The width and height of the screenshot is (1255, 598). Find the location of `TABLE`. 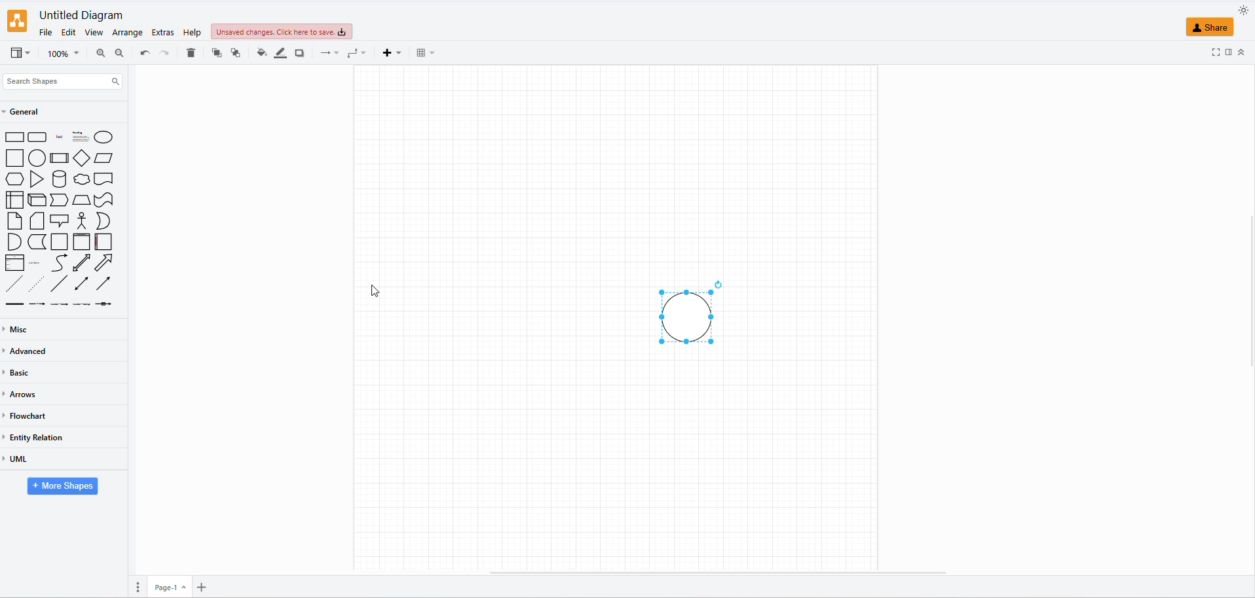

TABLE is located at coordinates (421, 56).